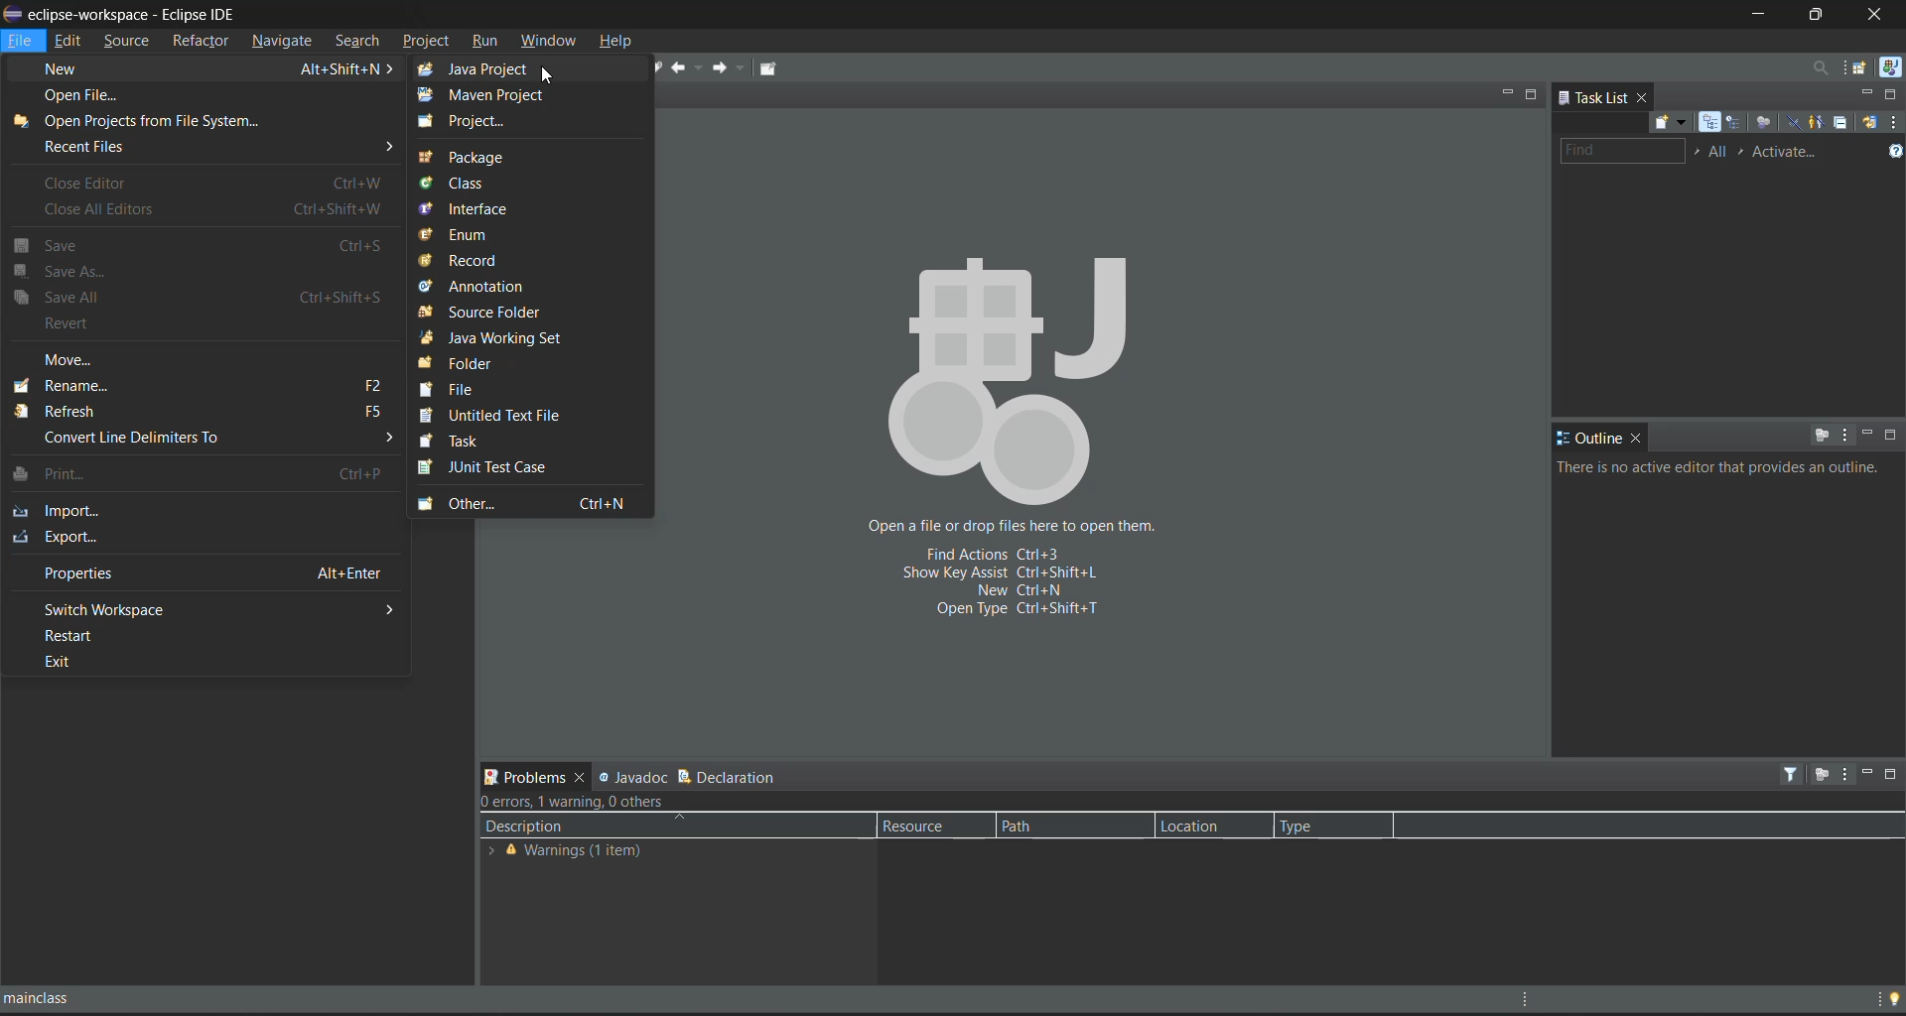 This screenshot has height=1016, width=1906. What do you see at coordinates (427, 43) in the screenshot?
I see `project` at bounding box center [427, 43].